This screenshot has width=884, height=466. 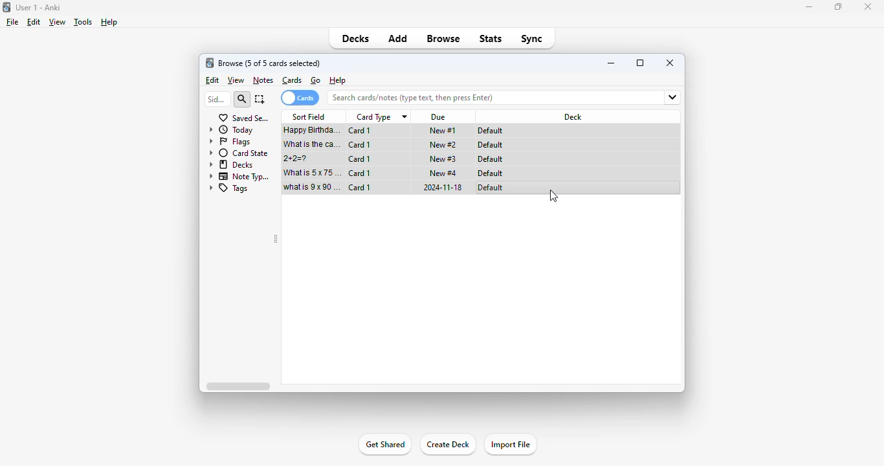 What do you see at coordinates (439, 117) in the screenshot?
I see `due` at bounding box center [439, 117].